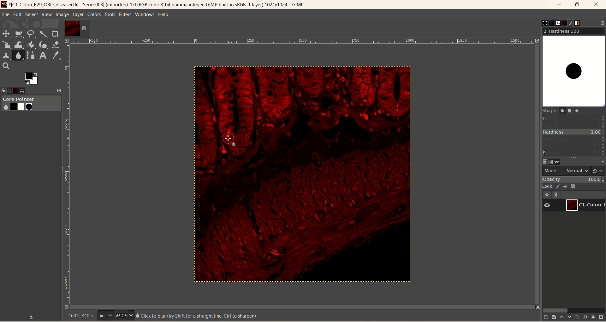 Image resolution: width=606 pixels, height=322 pixels. I want to click on image, so click(62, 15).